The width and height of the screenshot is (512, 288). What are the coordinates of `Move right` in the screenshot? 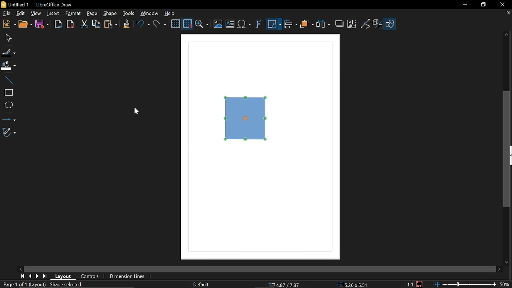 It's located at (498, 269).